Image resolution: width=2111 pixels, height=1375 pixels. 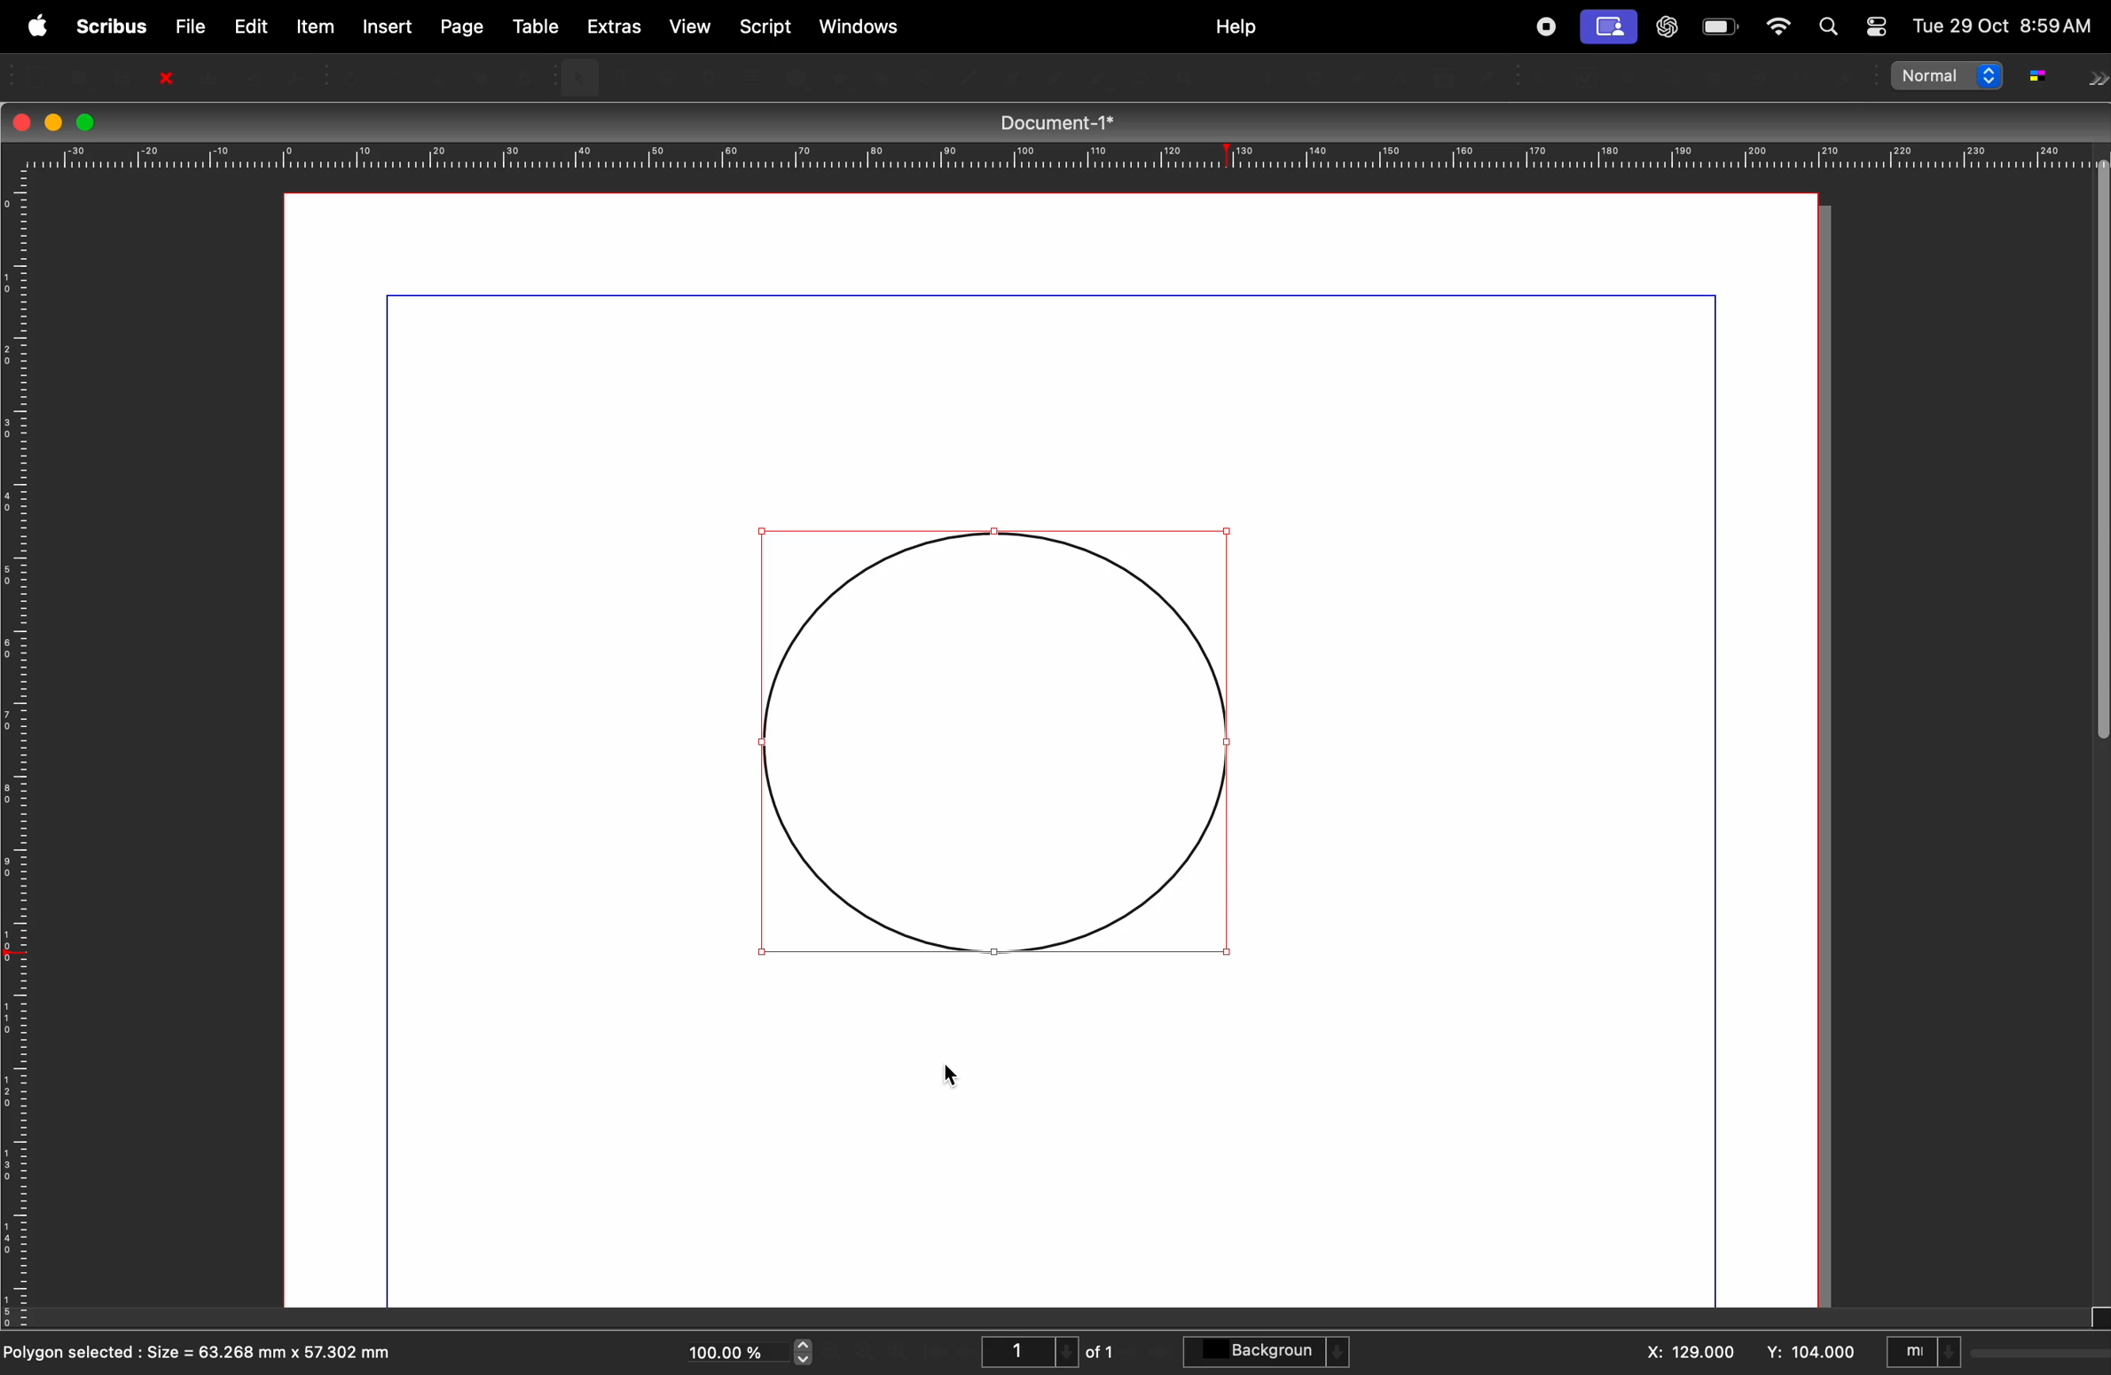 What do you see at coordinates (186, 24) in the screenshot?
I see `file` at bounding box center [186, 24].